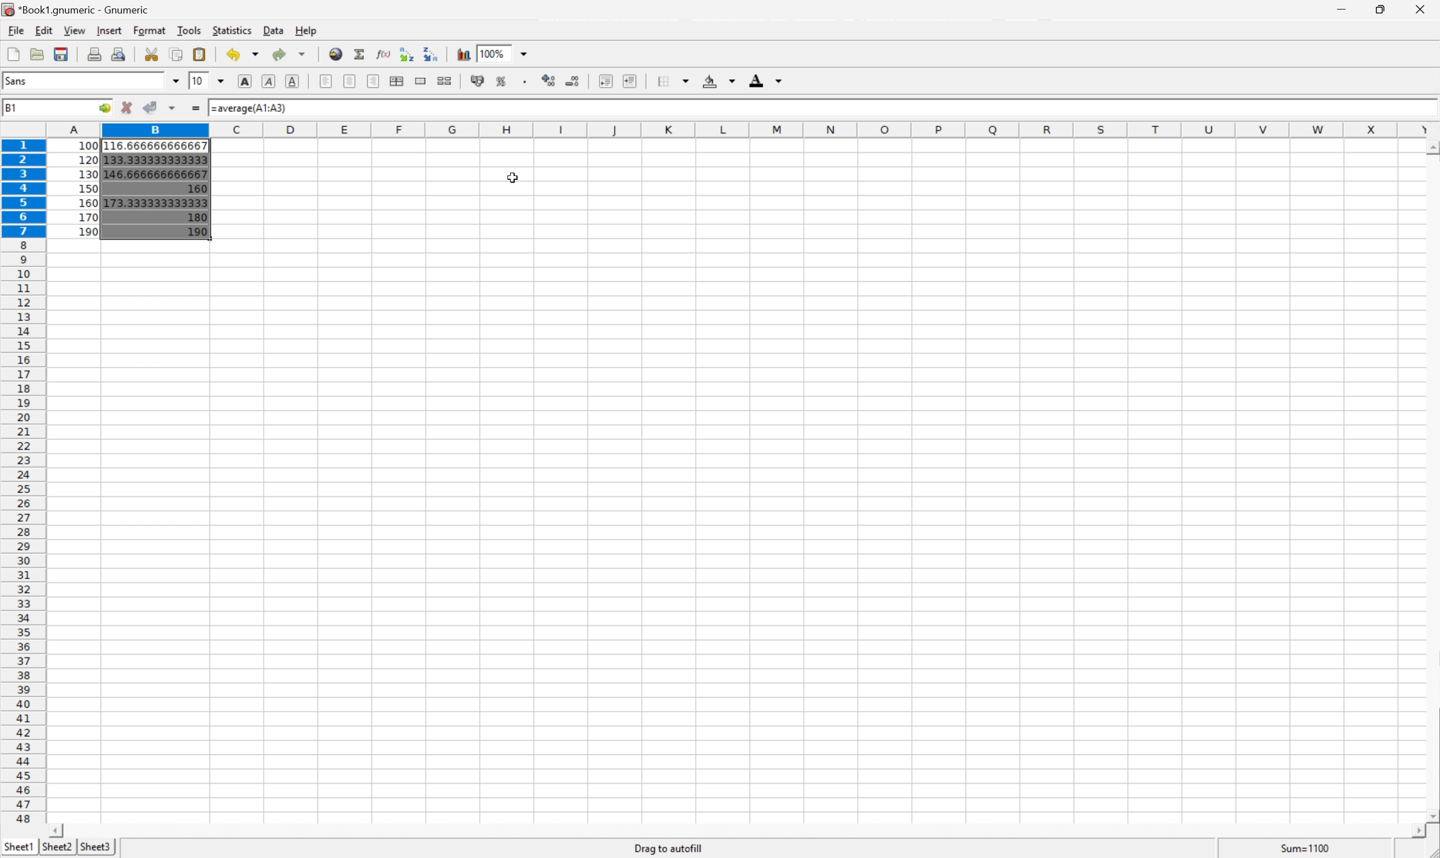 This screenshot has height=858, width=1440. Describe the element at coordinates (172, 108) in the screenshot. I see `Accept changes in multiple cells` at that location.